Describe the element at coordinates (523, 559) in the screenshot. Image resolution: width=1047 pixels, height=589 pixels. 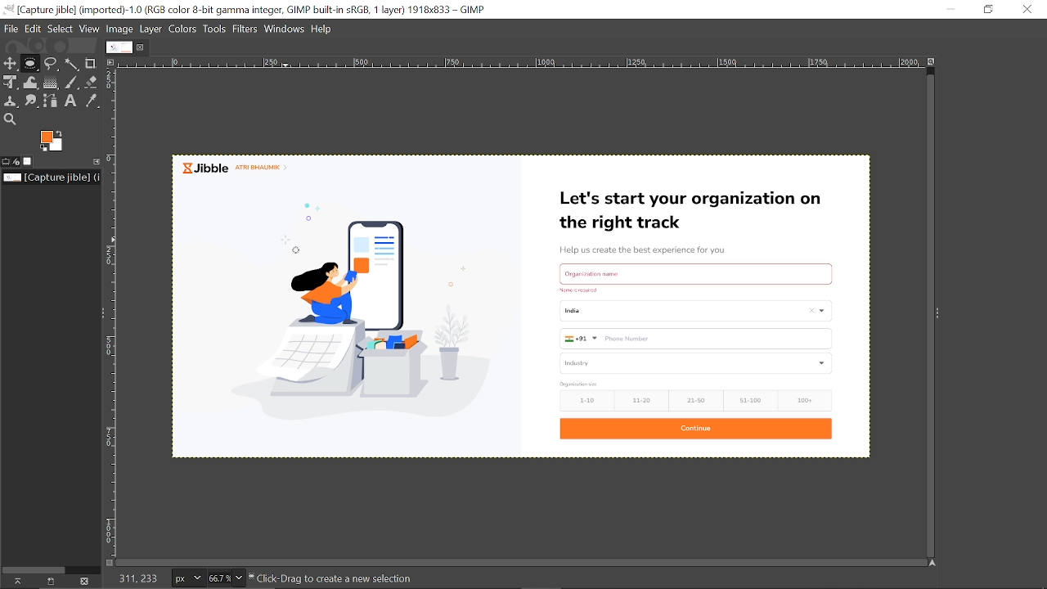
I see `horizontal scroll bar` at that location.